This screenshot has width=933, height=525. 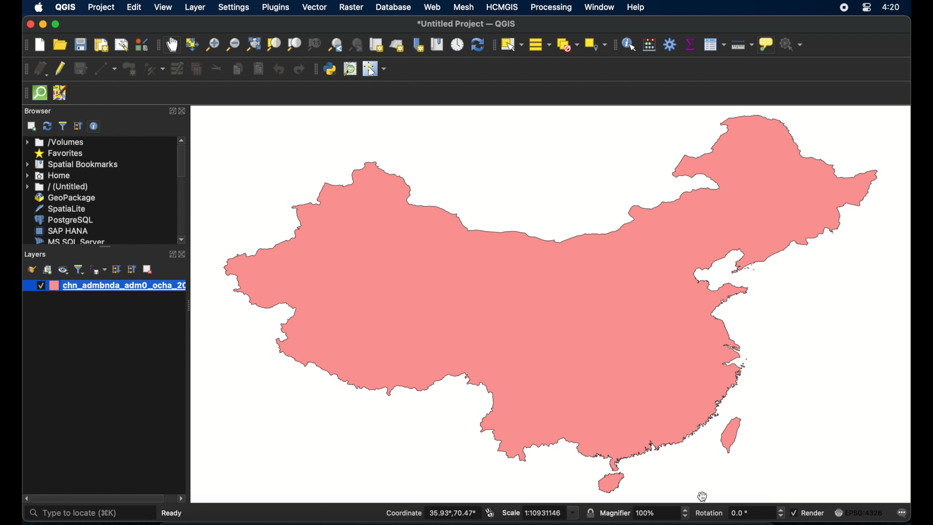 What do you see at coordinates (64, 126) in the screenshot?
I see `filter browser` at bounding box center [64, 126].